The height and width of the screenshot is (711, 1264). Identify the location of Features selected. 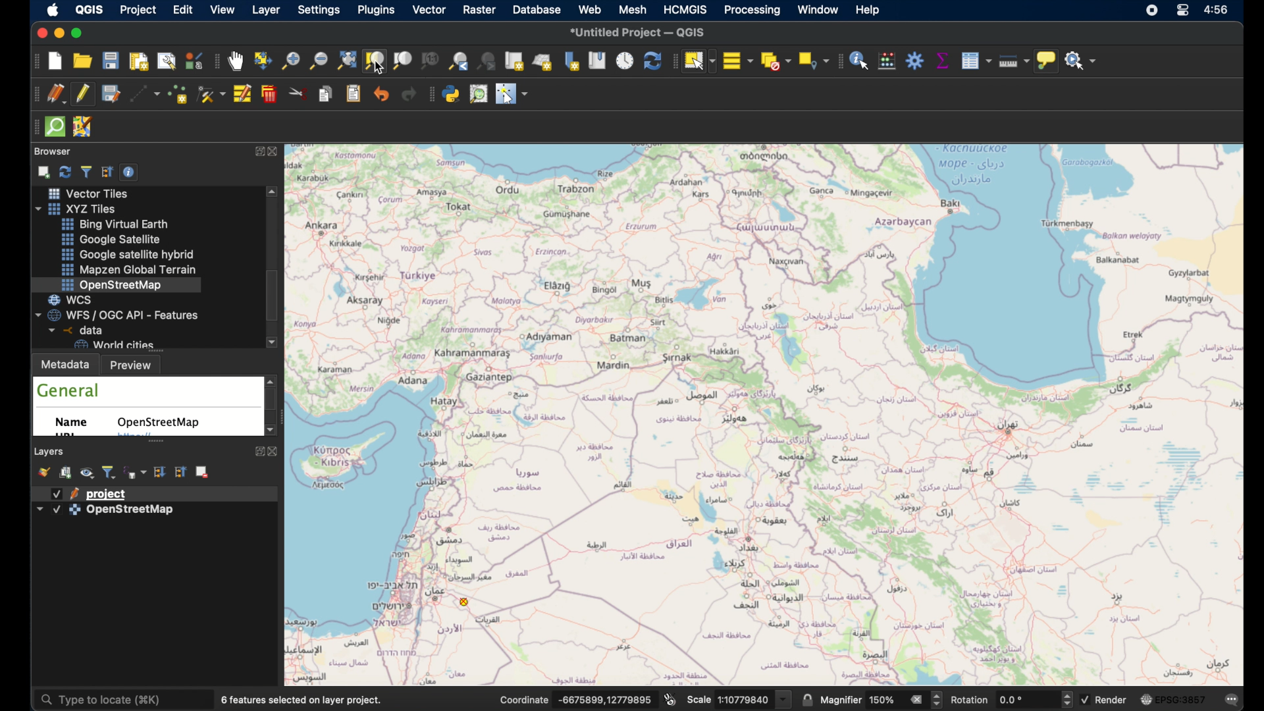
(303, 700).